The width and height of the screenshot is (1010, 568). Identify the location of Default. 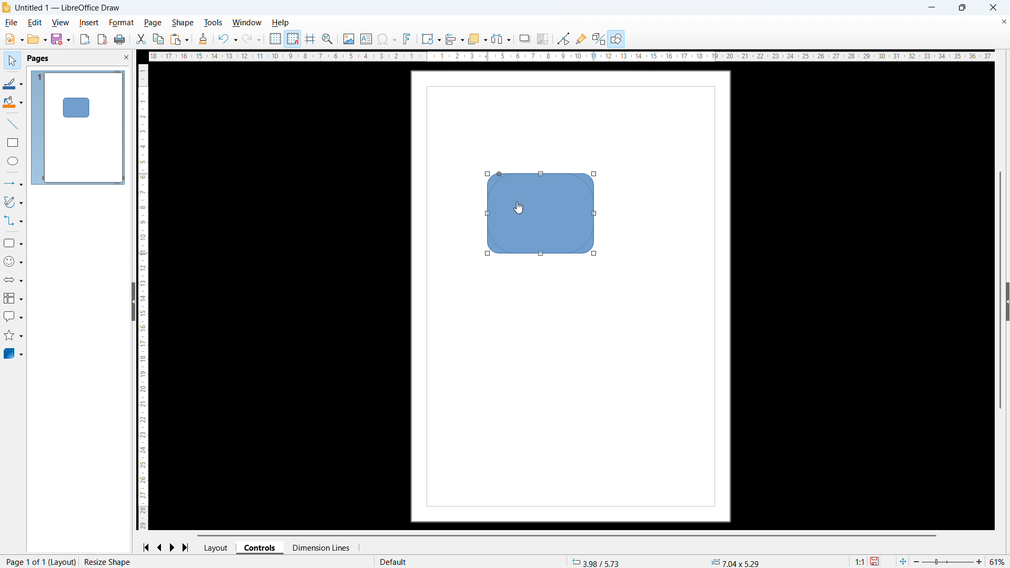
(396, 562).